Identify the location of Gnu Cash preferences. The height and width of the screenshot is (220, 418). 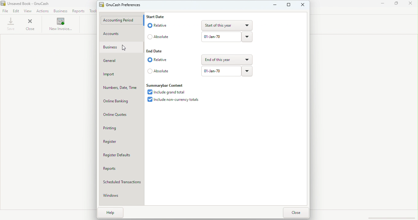
(120, 5).